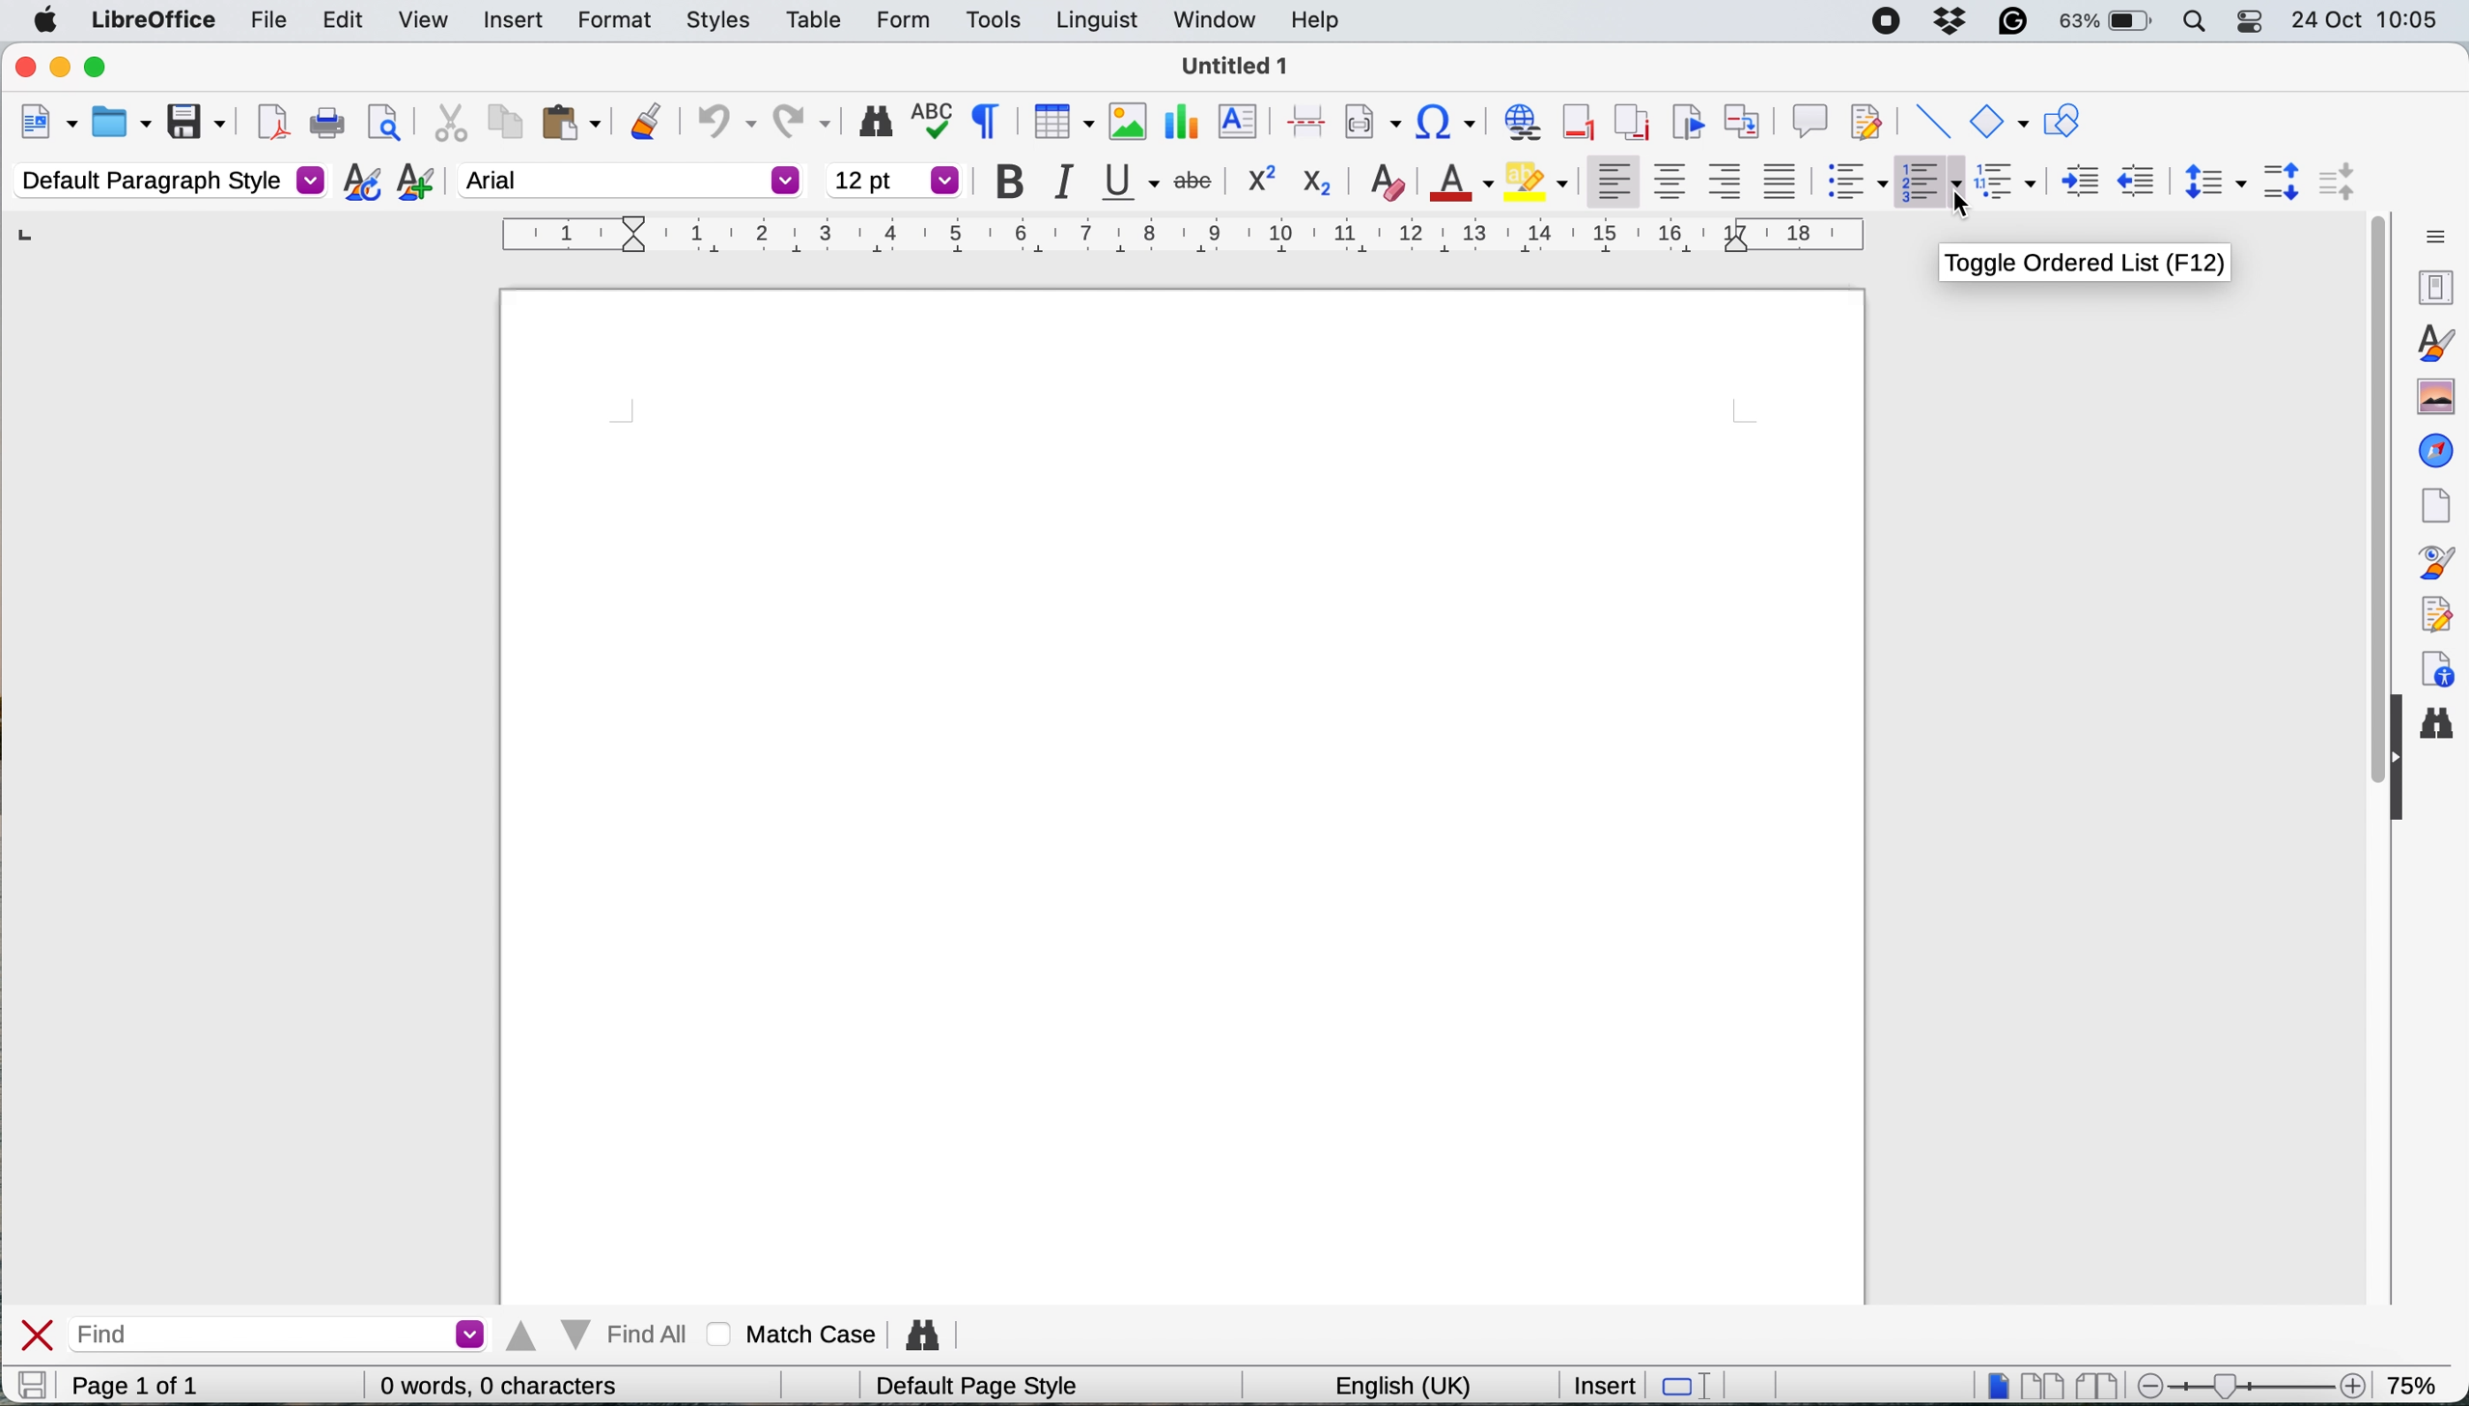  What do you see at coordinates (1093, 21) in the screenshot?
I see `linguist` at bounding box center [1093, 21].